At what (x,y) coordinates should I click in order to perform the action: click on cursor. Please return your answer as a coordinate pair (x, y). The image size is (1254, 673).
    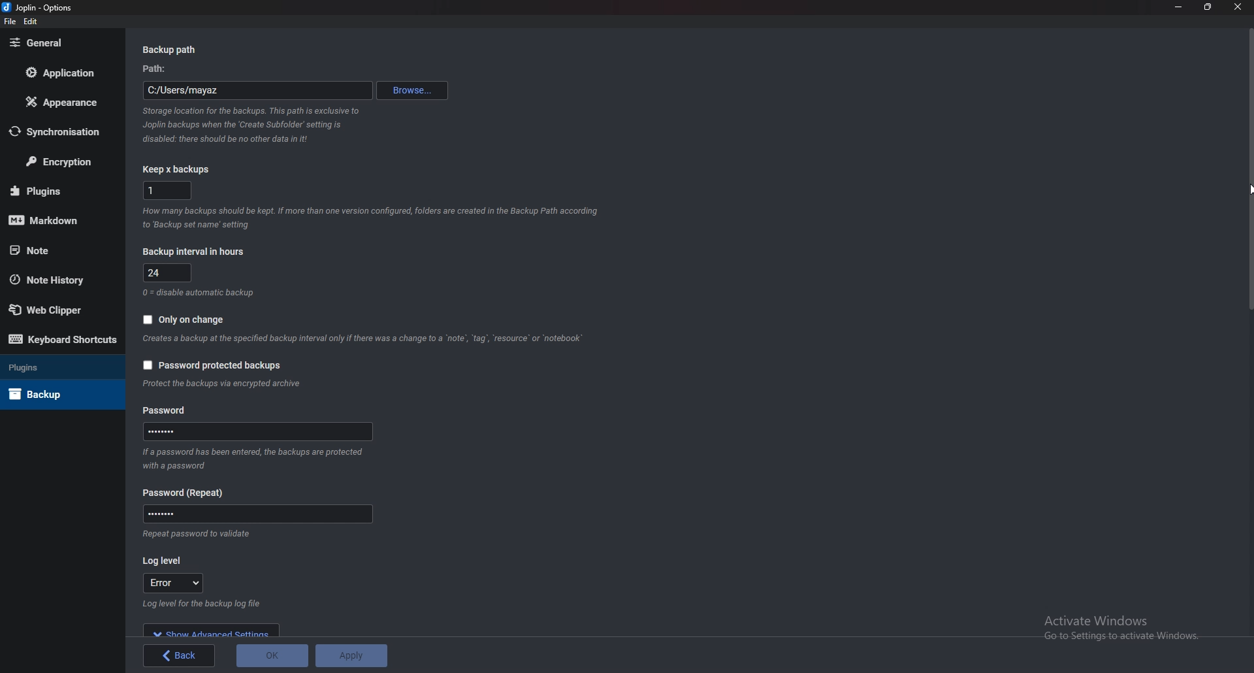
    Looking at the image, I should click on (1250, 187).